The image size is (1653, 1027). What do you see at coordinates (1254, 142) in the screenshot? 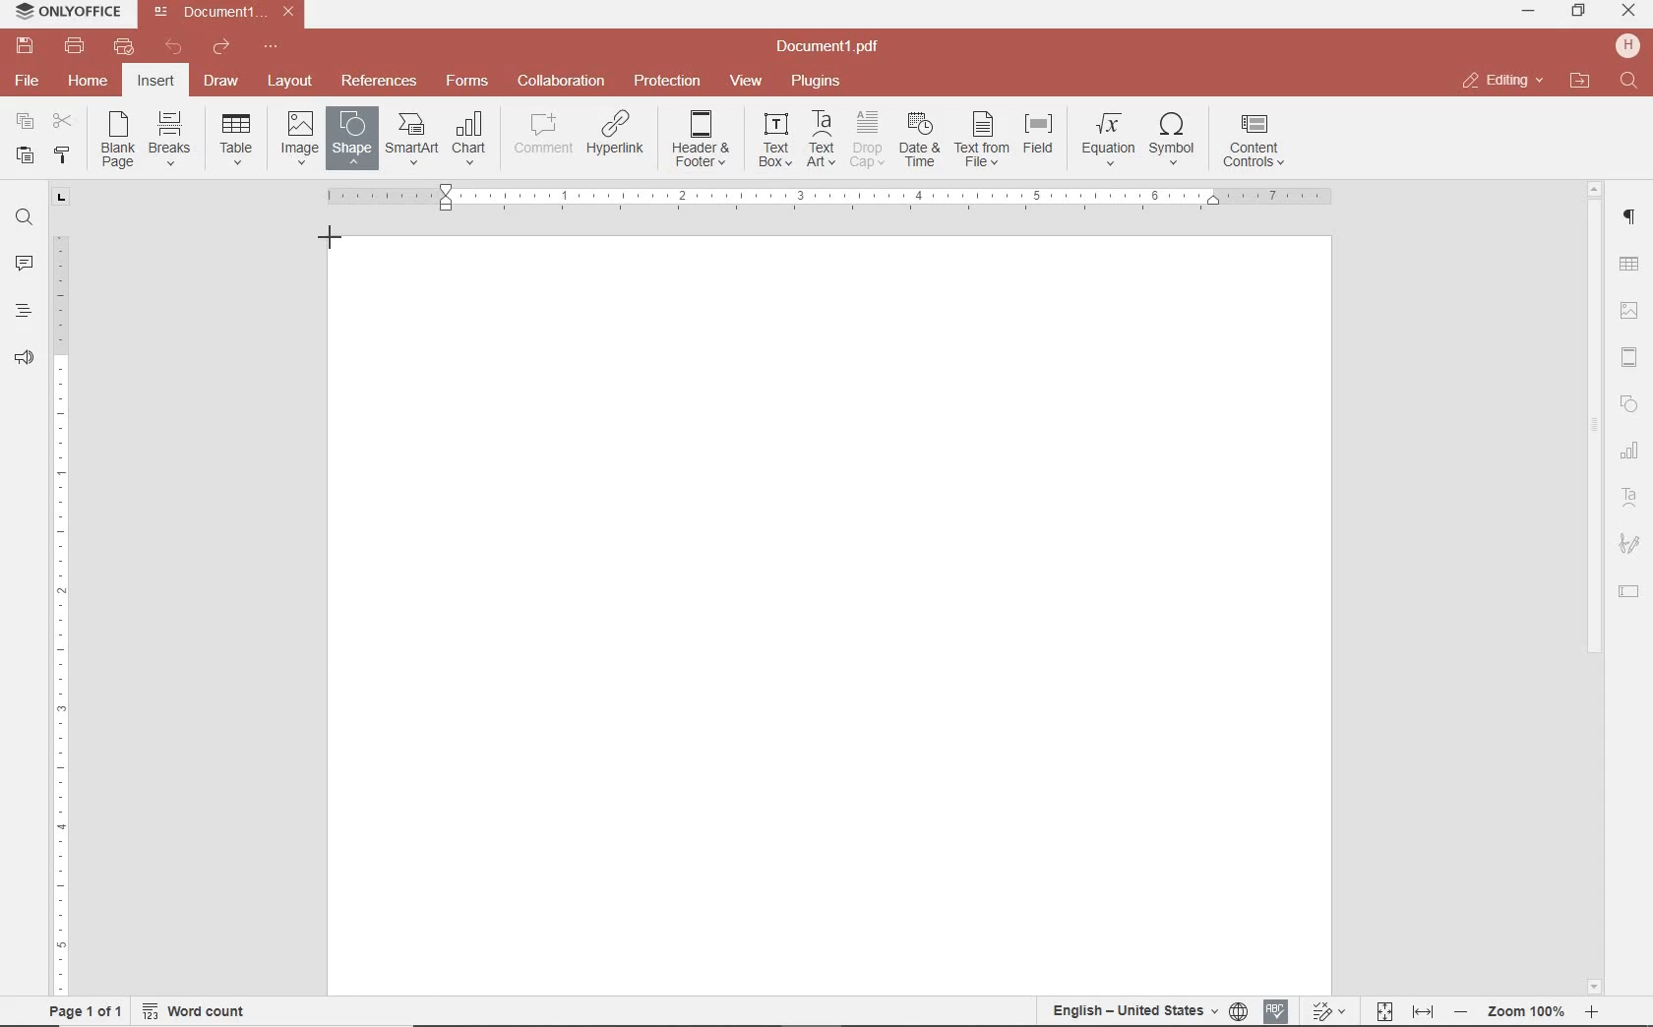
I see `INSERT CONTENT CONTROLS` at bounding box center [1254, 142].